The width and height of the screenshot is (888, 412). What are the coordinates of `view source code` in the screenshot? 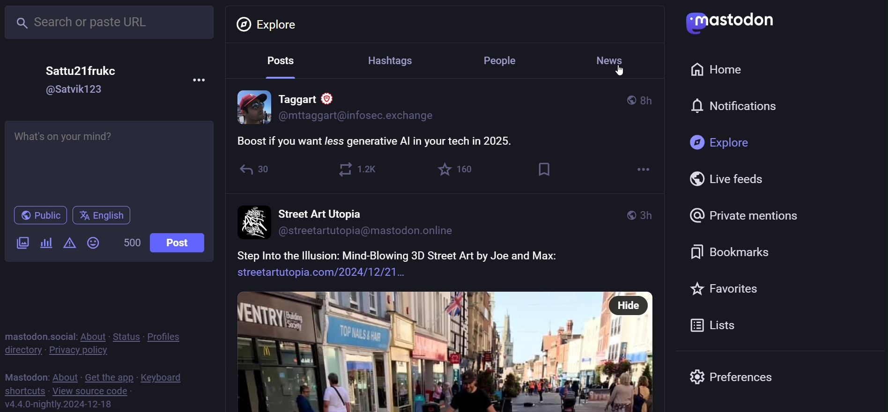 It's located at (96, 391).